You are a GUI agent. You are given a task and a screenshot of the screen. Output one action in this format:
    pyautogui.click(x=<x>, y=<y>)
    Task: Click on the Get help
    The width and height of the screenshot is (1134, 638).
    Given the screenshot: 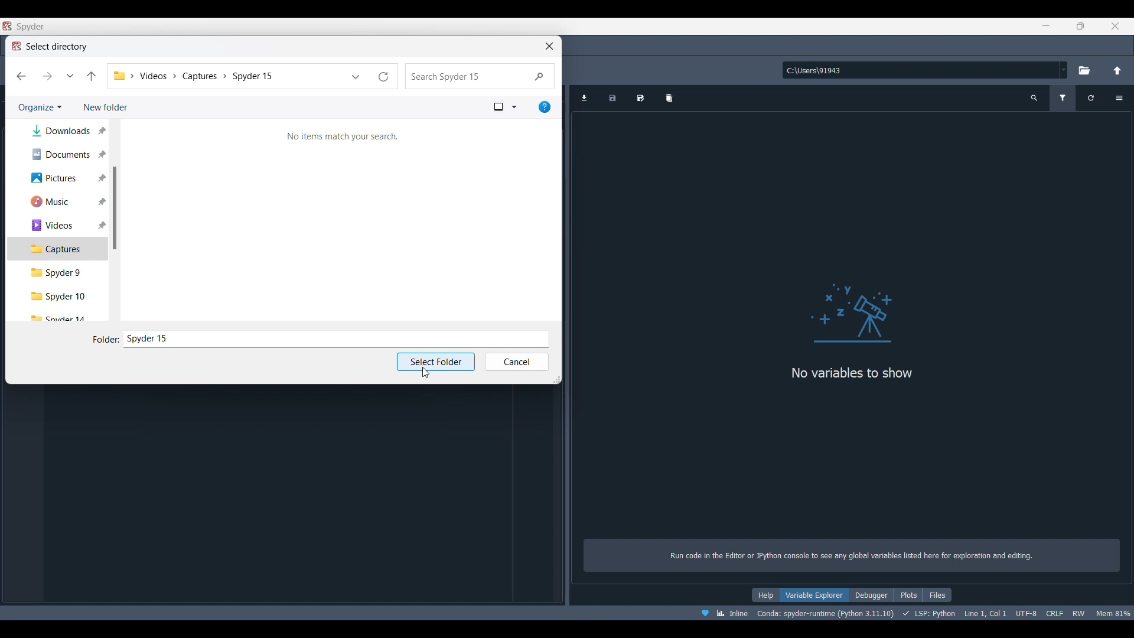 What is the action you would take?
    pyautogui.click(x=545, y=107)
    